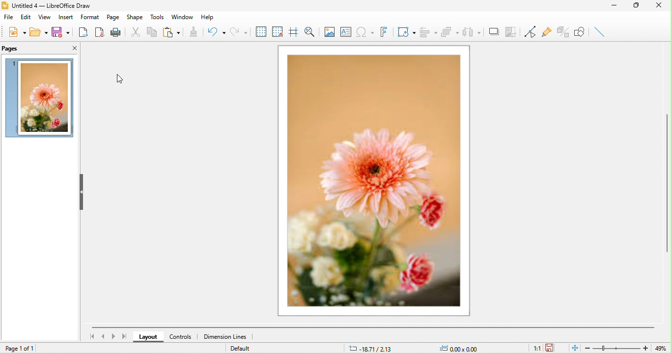 The width and height of the screenshot is (671, 354). Describe the element at coordinates (494, 33) in the screenshot. I see `shadow` at that location.